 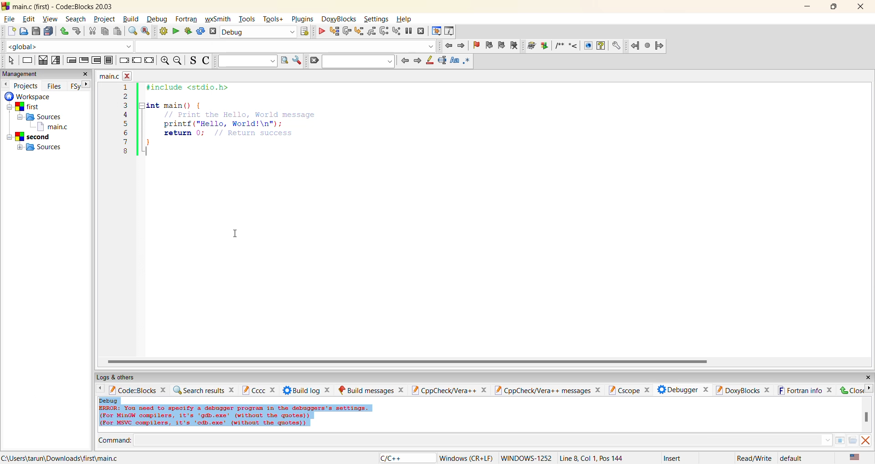 I want to click on close, so click(x=85, y=74).